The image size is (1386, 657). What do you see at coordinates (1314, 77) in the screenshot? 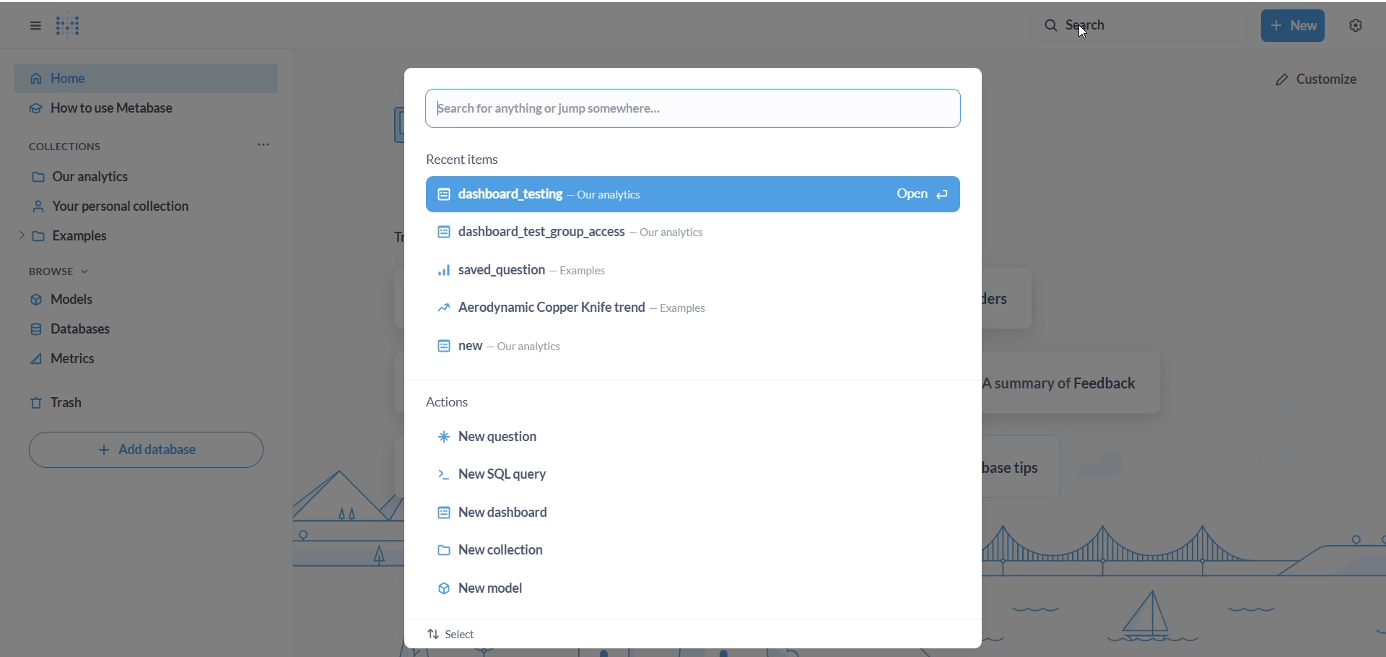
I see `customize` at bounding box center [1314, 77].